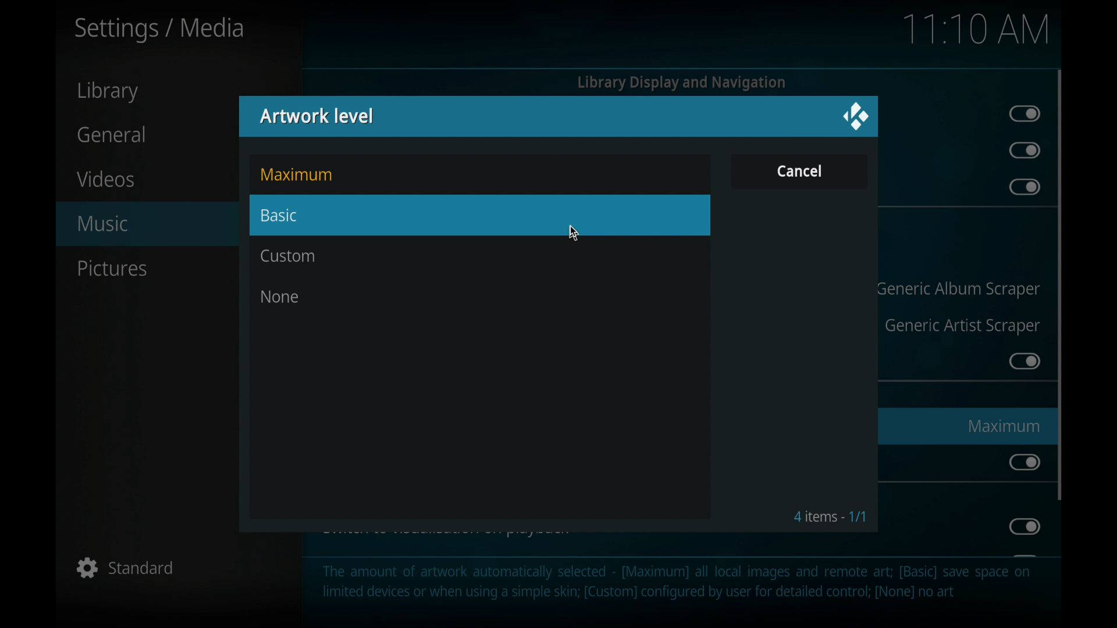 The image size is (1117, 628). What do you see at coordinates (1024, 526) in the screenshot?
I see `toggle button` at bounding box center [1024, 526].